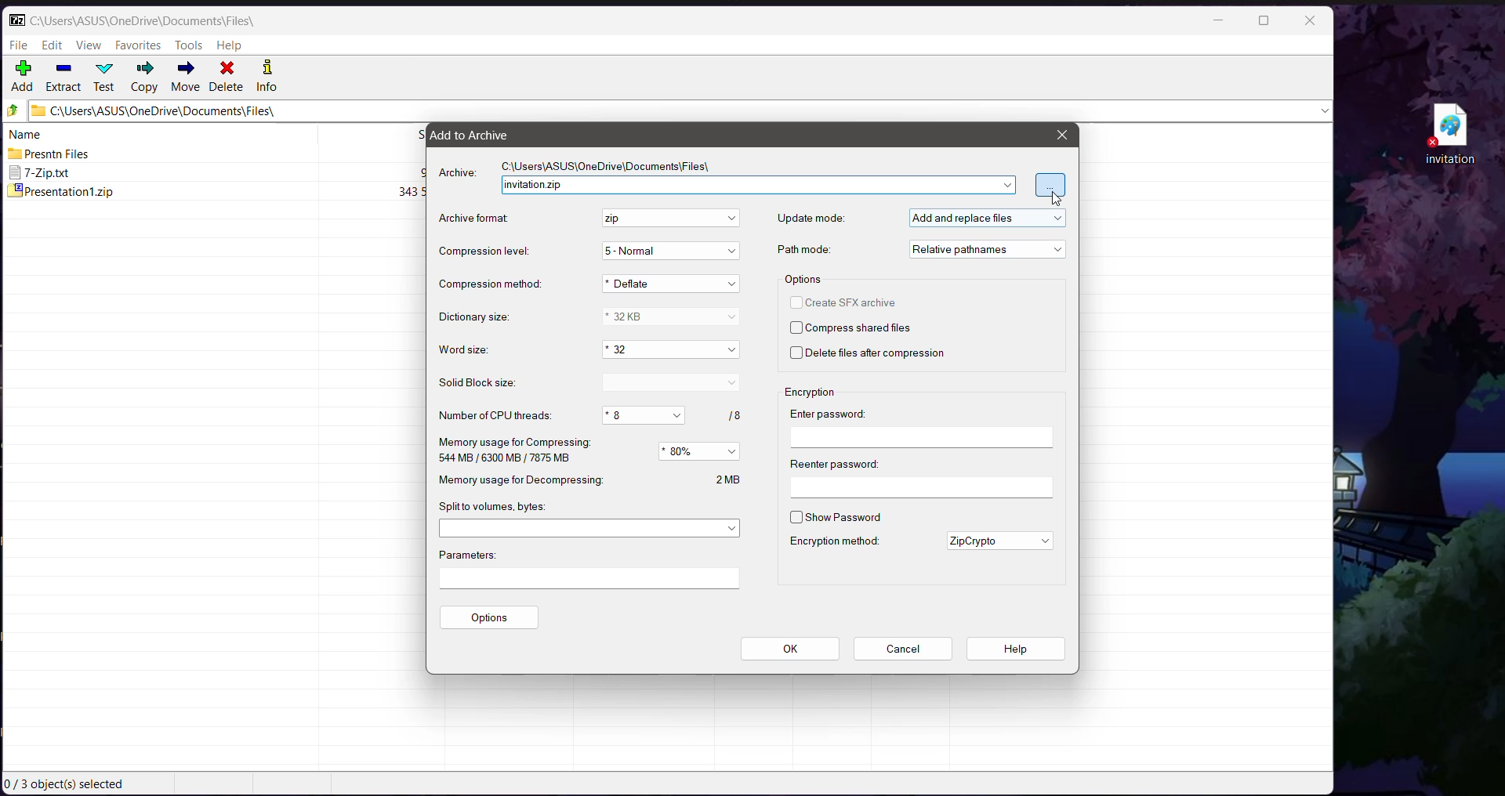  Describe the element at coordinates (470, 350) in the screenshot. I see `Word size` at that location.